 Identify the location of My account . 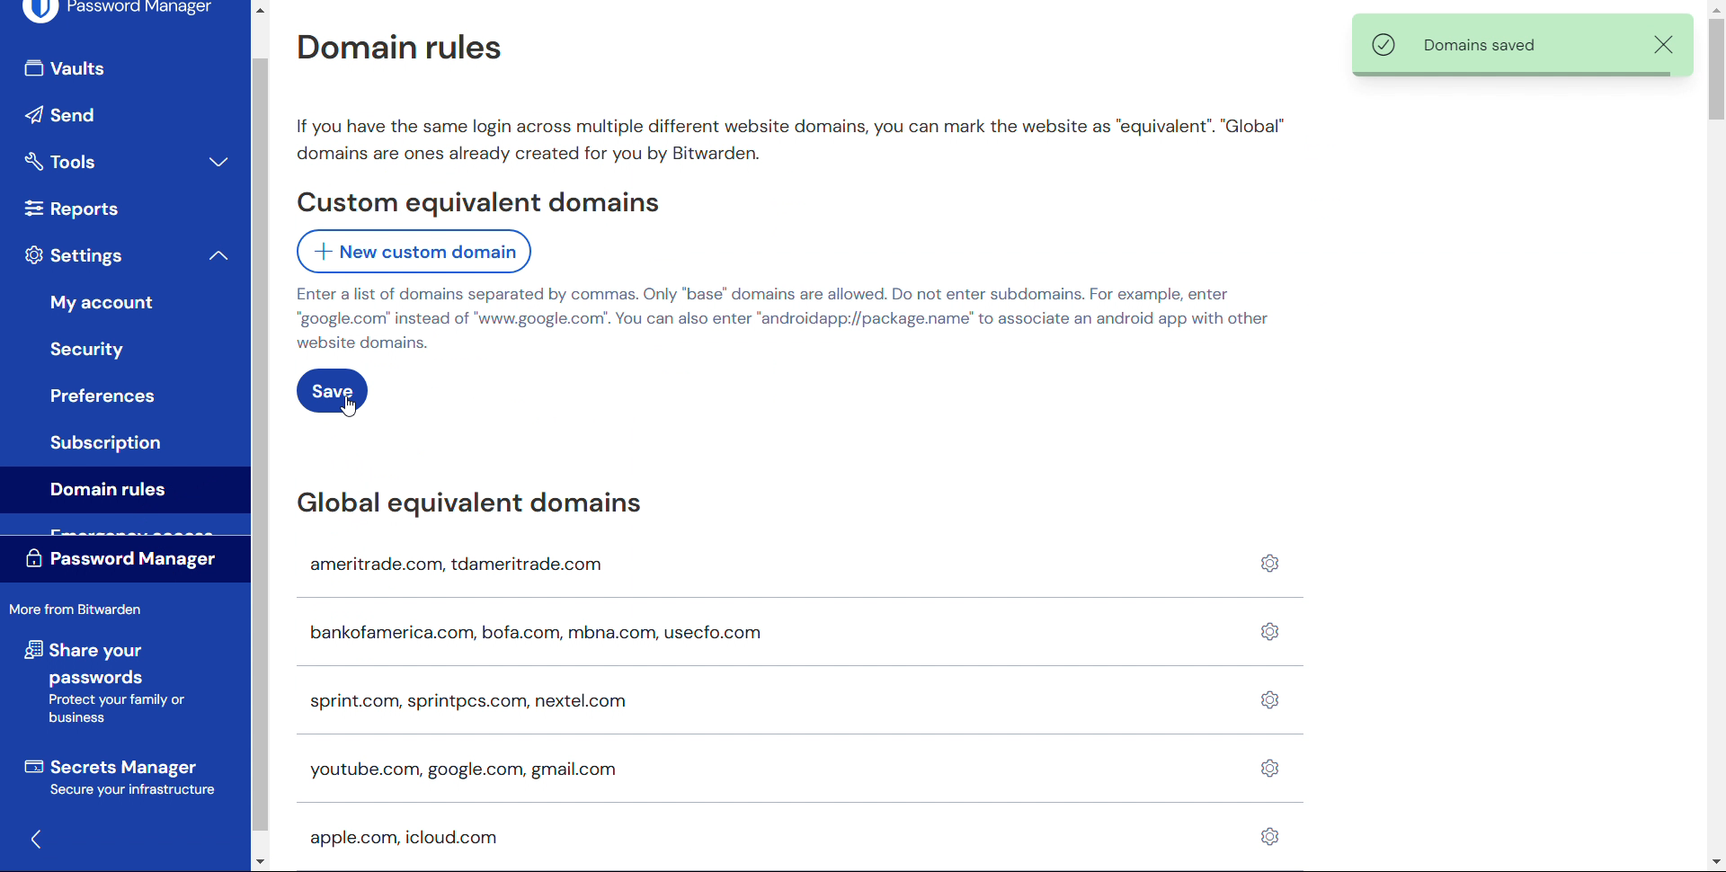
(105, 299).